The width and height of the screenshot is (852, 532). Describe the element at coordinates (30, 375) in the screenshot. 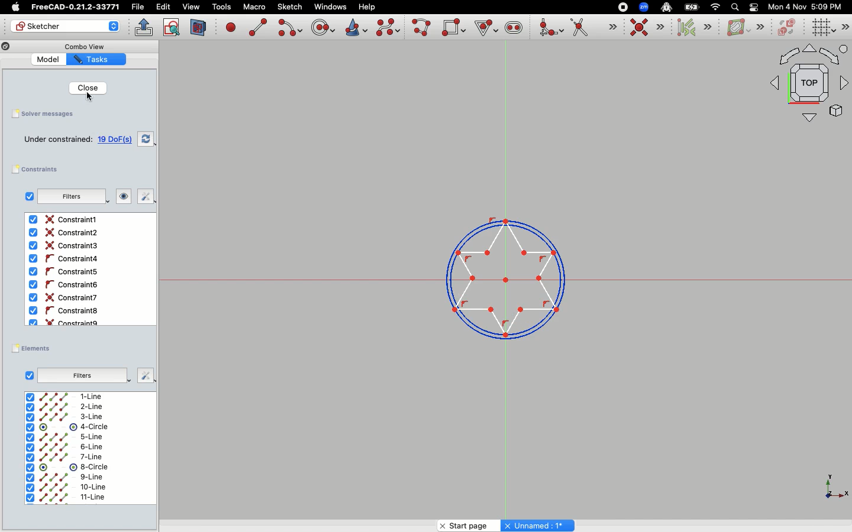

I see `Checkbox` at that location.